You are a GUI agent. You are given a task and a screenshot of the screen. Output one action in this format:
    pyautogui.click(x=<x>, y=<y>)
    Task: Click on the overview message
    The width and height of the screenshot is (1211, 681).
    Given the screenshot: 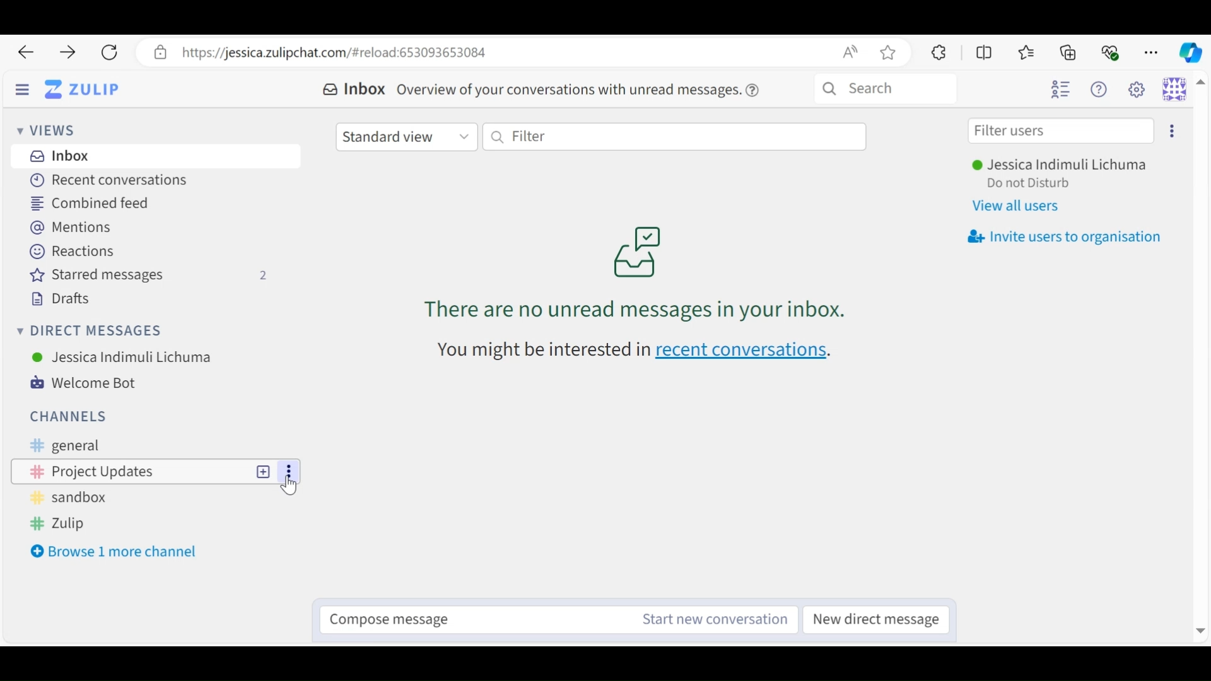 What is the action you would take?
    pyautogui.click(x=580, y=89)
    